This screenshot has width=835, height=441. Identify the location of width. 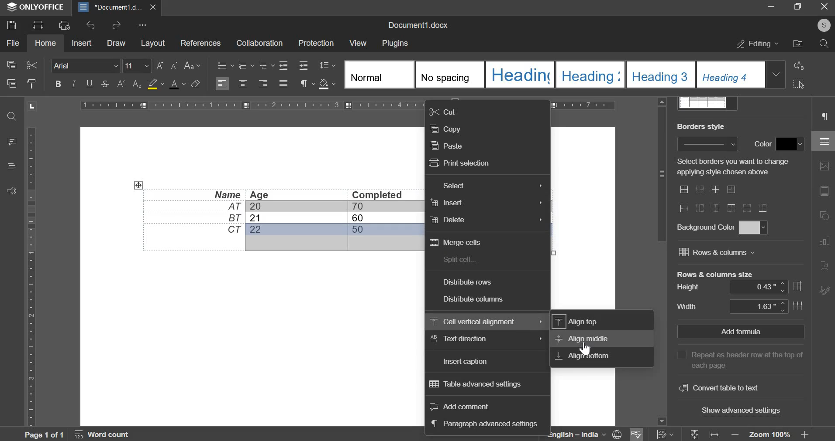
(767, 306).